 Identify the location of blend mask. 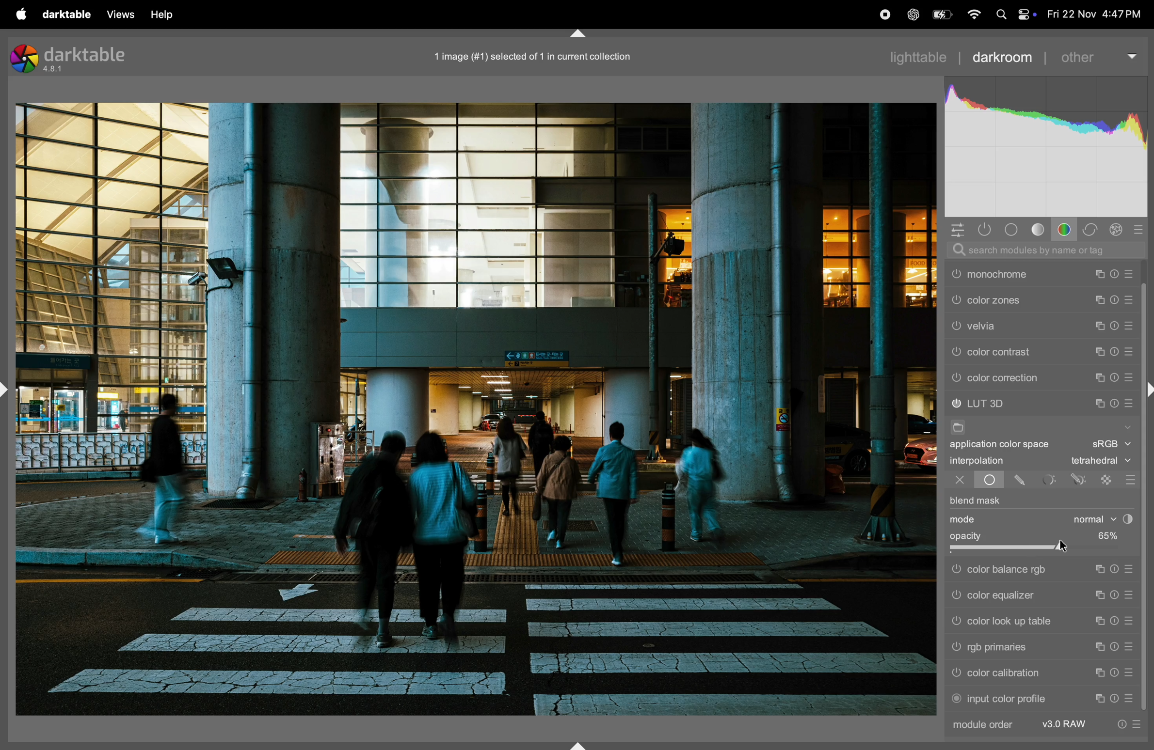
(978, 500).